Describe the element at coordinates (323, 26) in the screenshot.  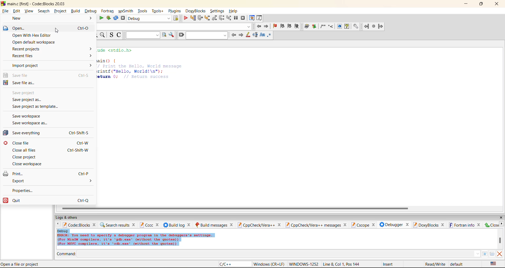
I see `comment` at that location.